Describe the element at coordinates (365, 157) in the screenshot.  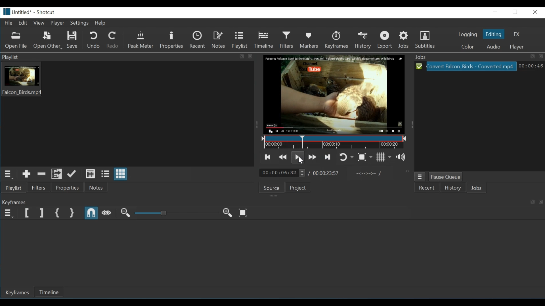
I see `Toggle Zoom` at that location.